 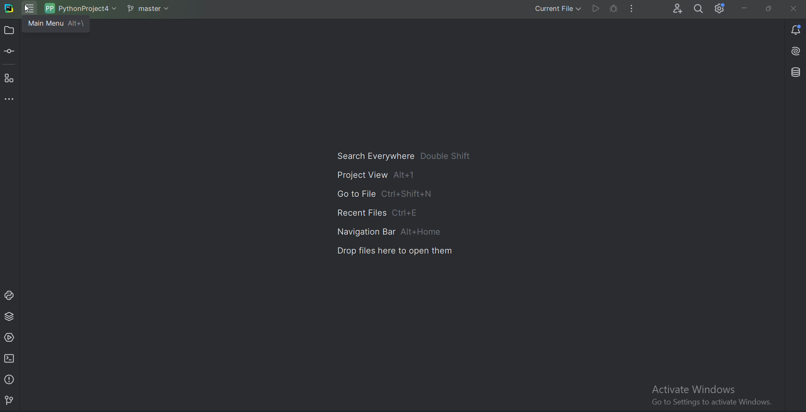 What do you see at coordinates (79, 9) in the screenshot?
I see `Project name` at bounding box center [79, 9].